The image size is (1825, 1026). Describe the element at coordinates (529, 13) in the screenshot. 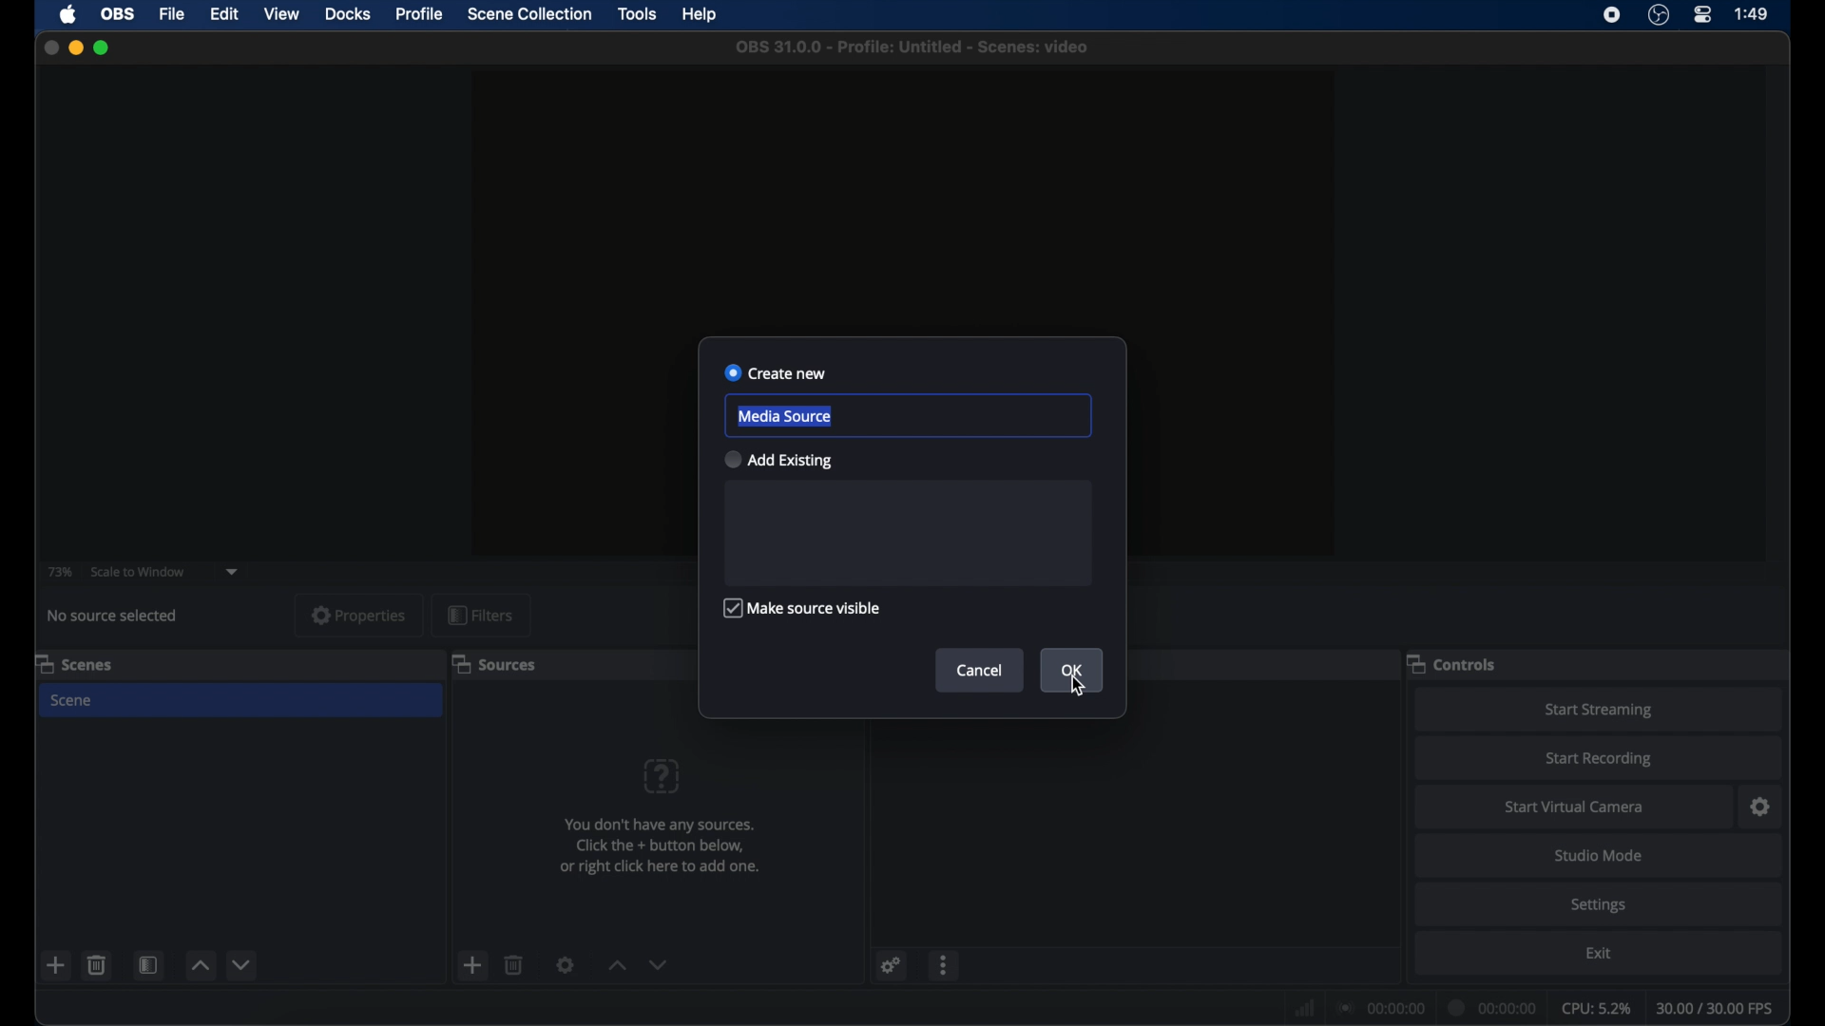

I see `scene collection` at that location.